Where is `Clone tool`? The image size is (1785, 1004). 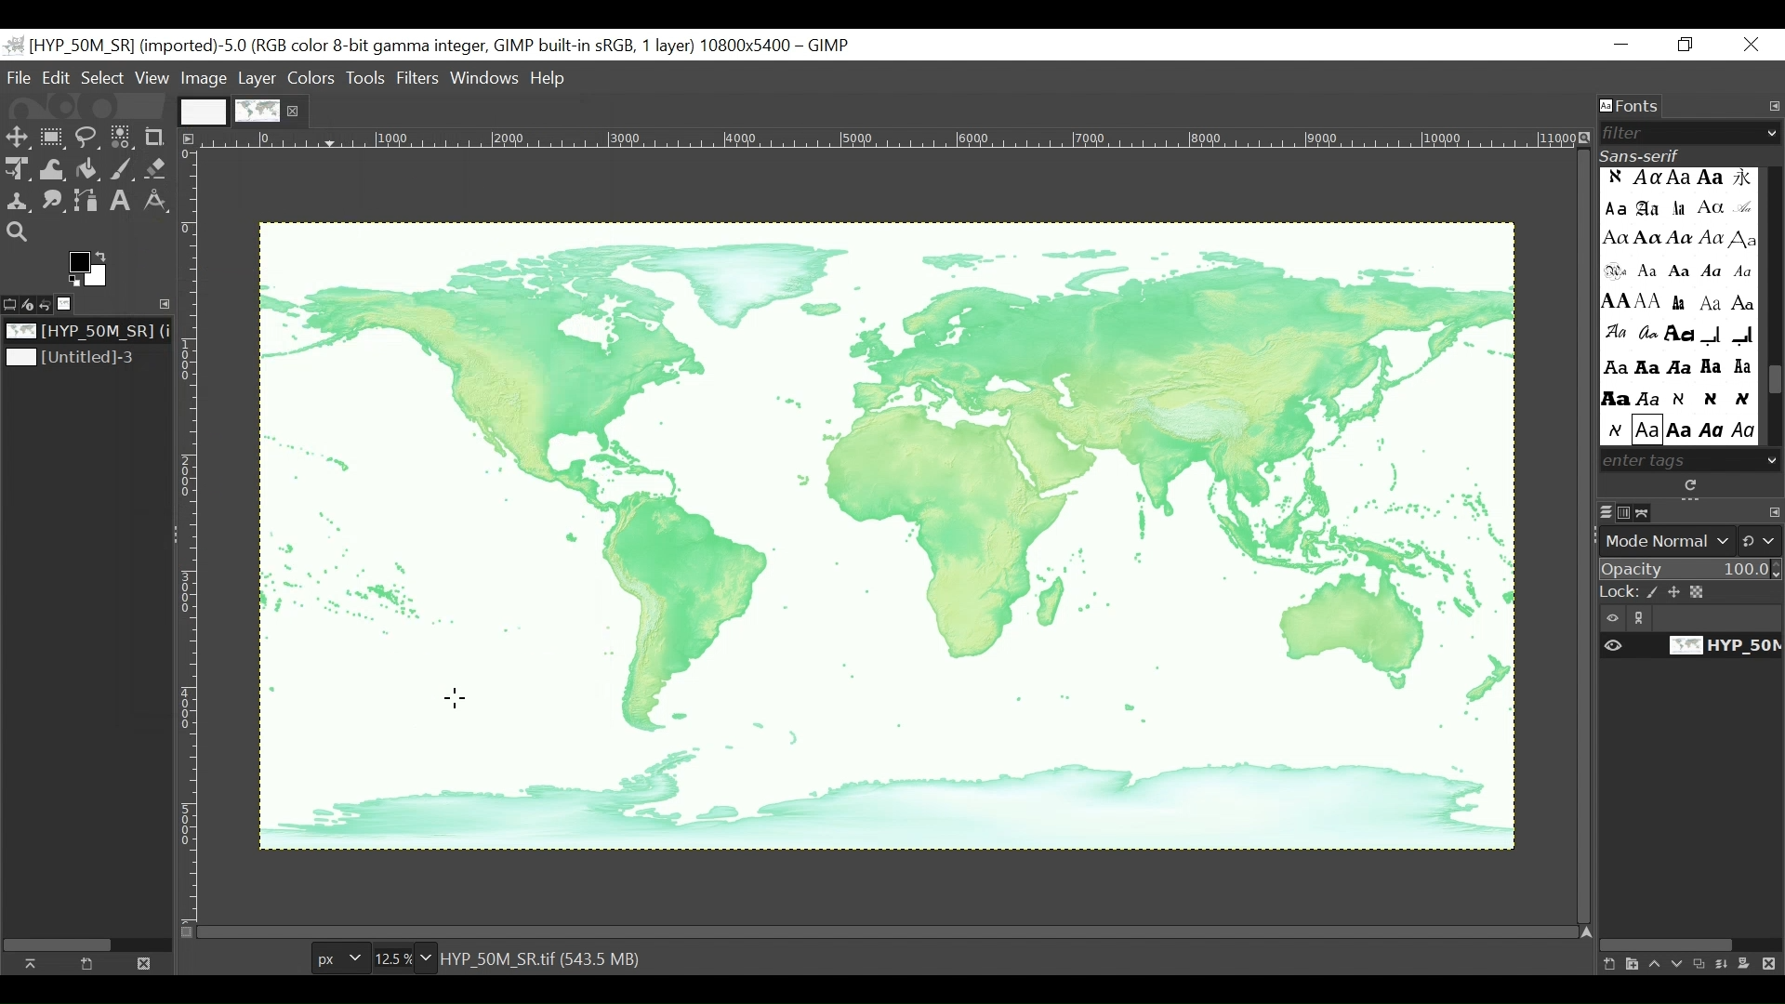
Clone tool is located at coordinates (17, 201).